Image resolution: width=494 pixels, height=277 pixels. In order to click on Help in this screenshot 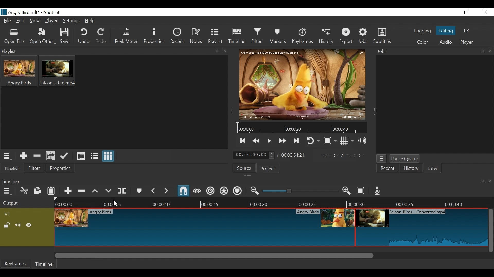, I will do `click(90, 21)`.